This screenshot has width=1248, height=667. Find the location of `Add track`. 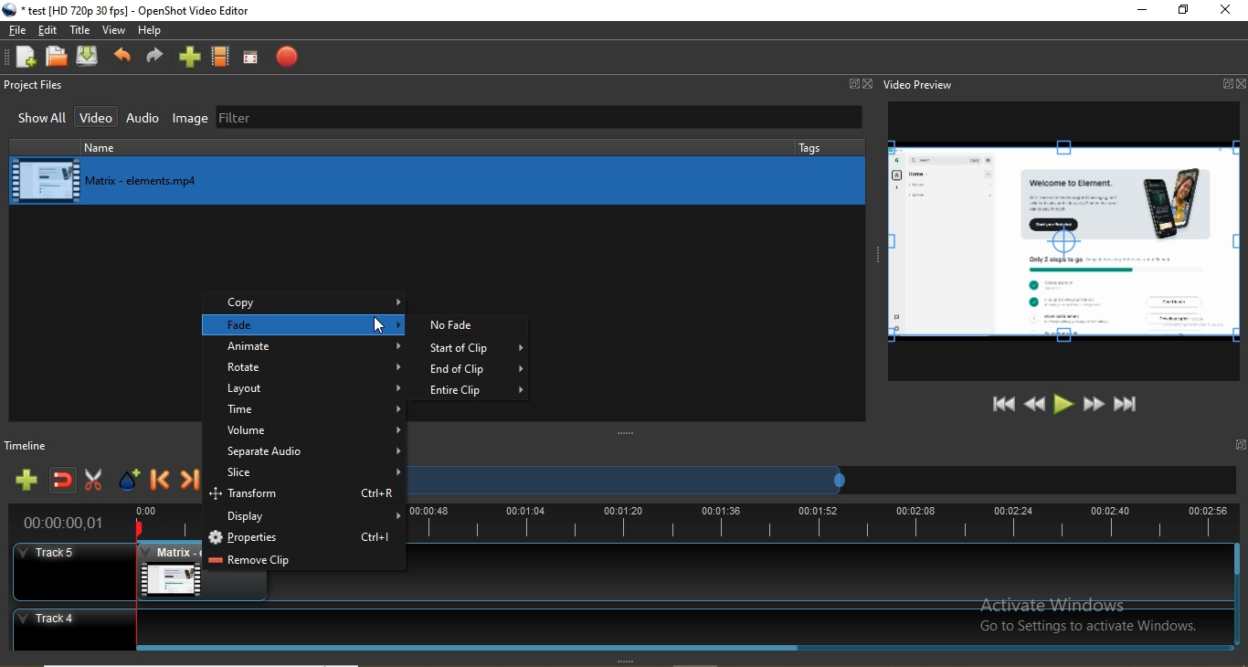

Add track is located at coordinates (27, 480).